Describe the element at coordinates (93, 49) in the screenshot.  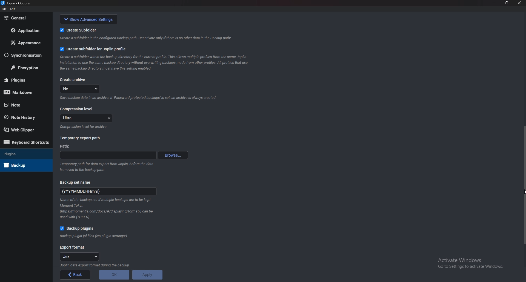
I see `create subfolder for Joplin profile` at that location.